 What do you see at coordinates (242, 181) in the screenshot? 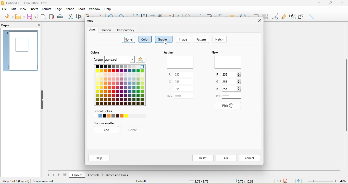
I see `0.00x0.00` at bounding box center [242, 181].